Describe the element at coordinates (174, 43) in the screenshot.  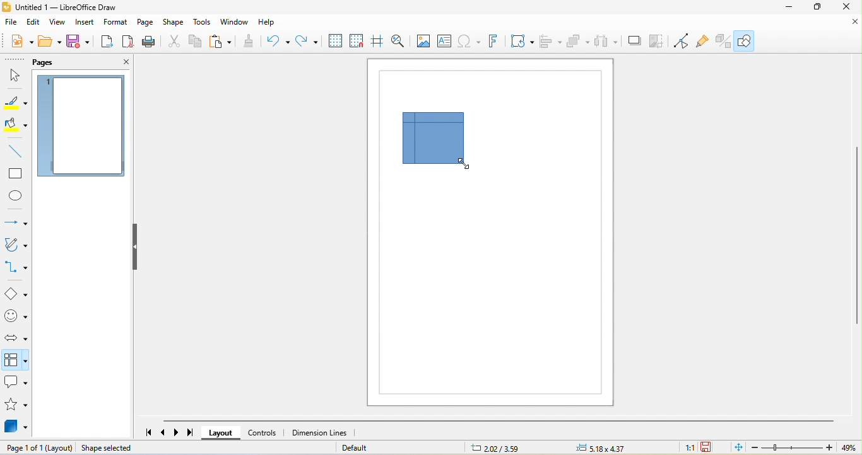
I see `cut` at that location.